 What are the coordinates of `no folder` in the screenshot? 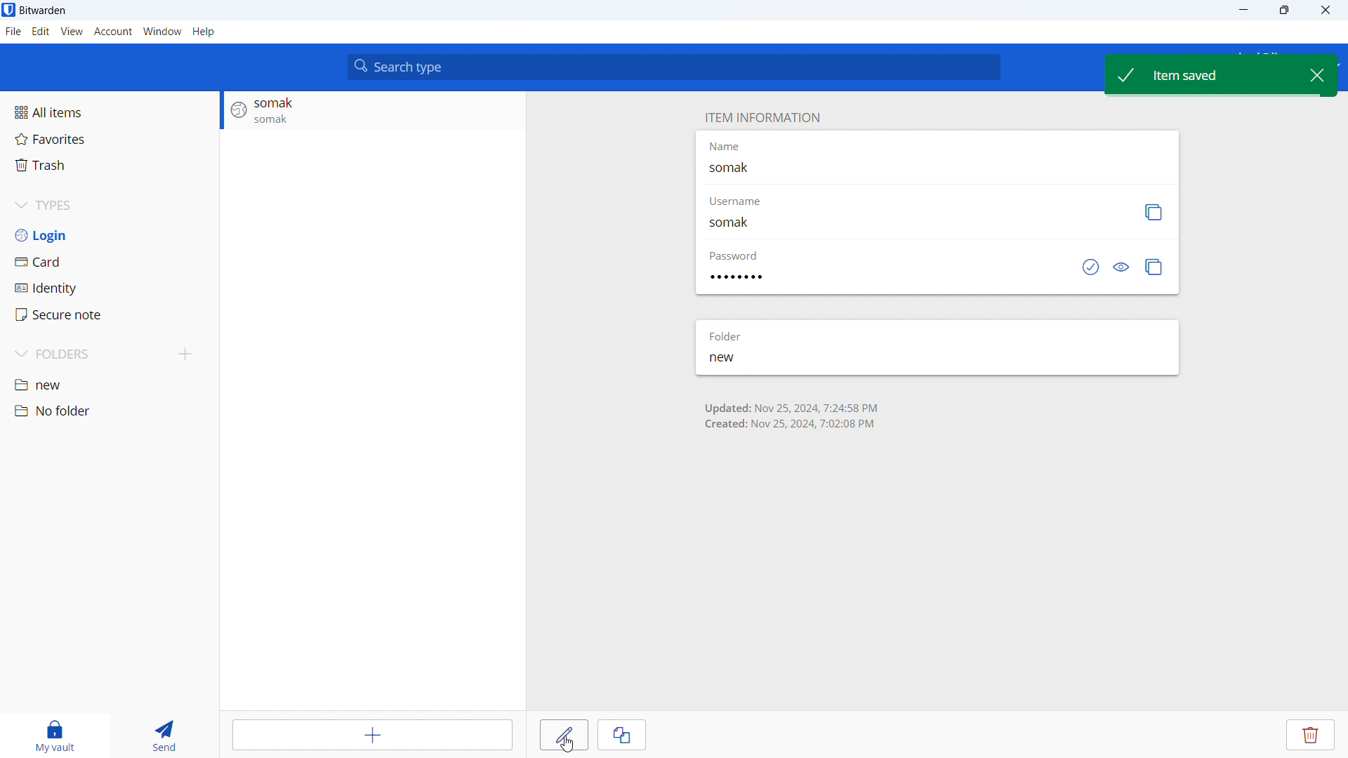 It's located at (110, 411).